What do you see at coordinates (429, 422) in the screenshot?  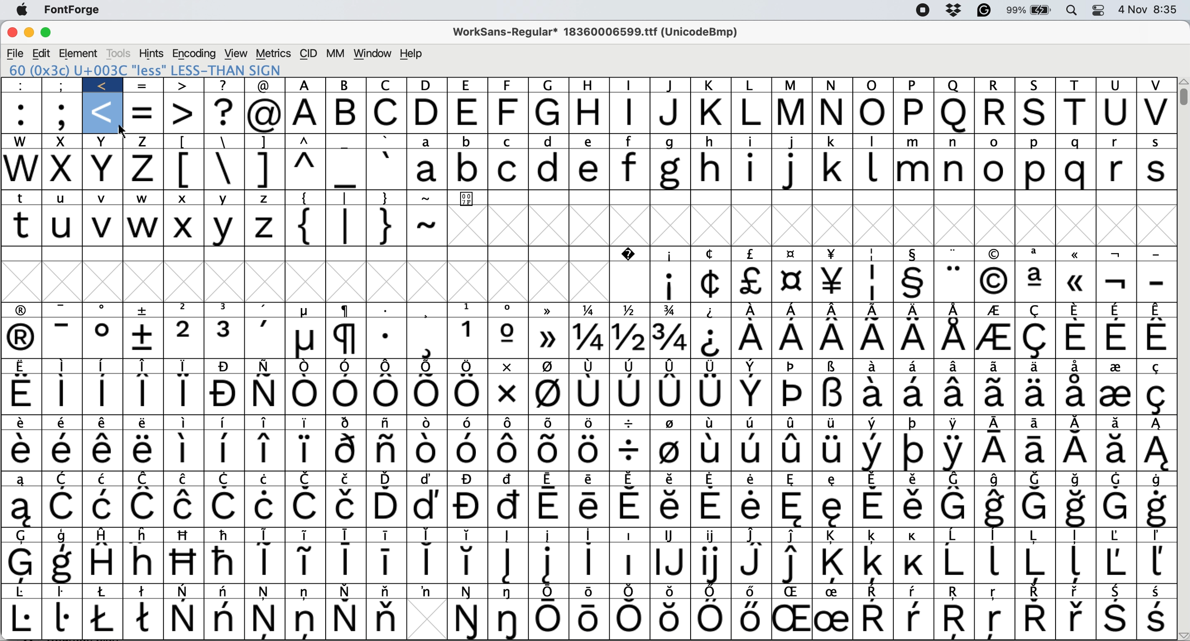 I see `Symbol` at bounding box center [429, 422].